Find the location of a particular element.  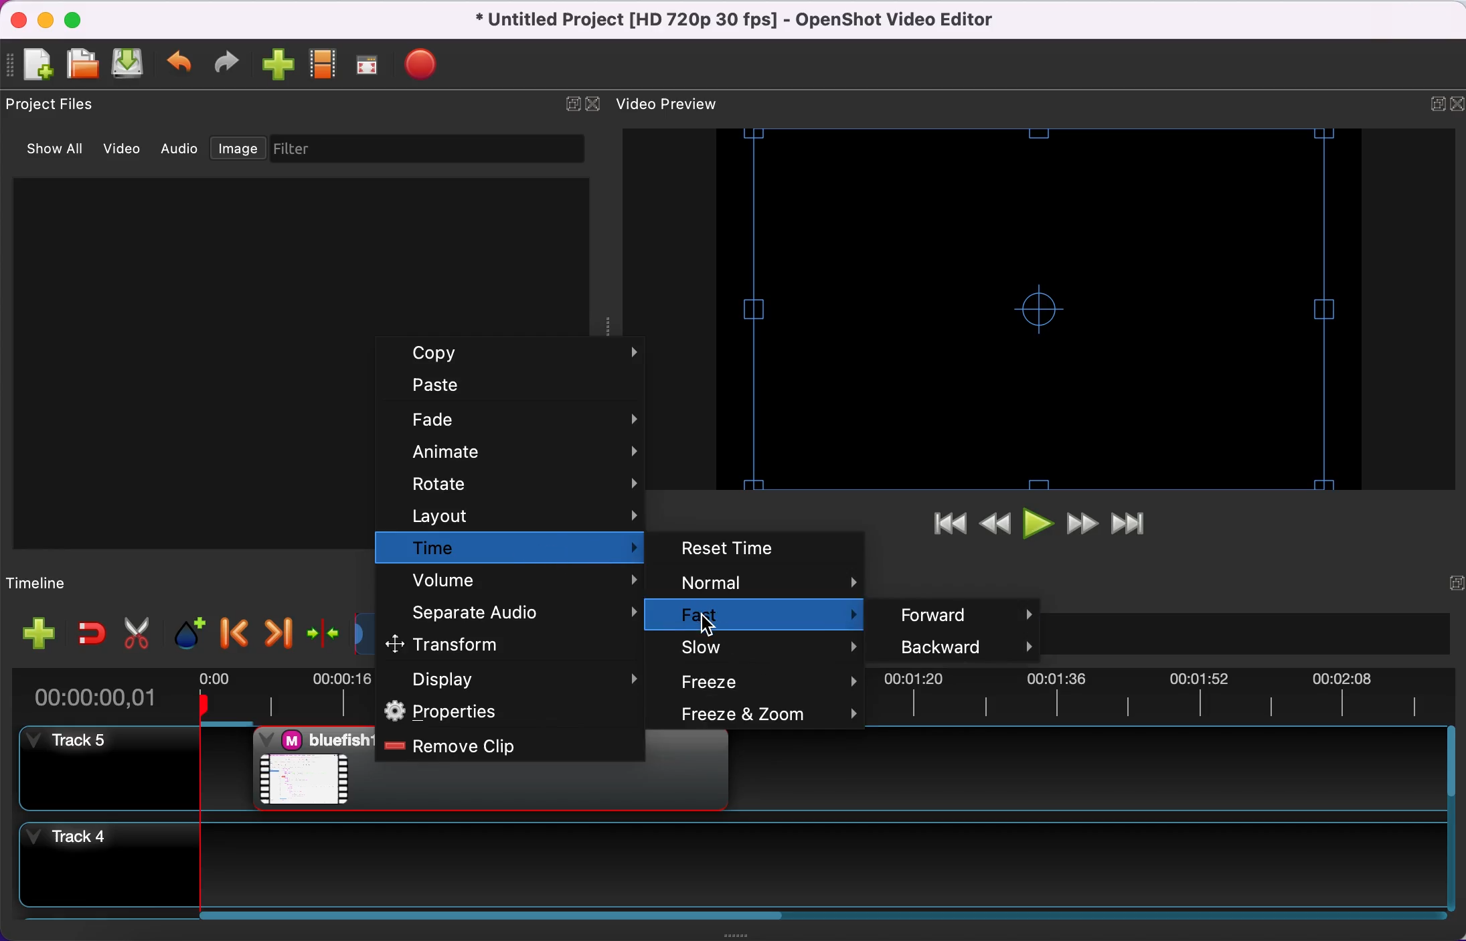

track 4 is located at coordinates (736, 868).